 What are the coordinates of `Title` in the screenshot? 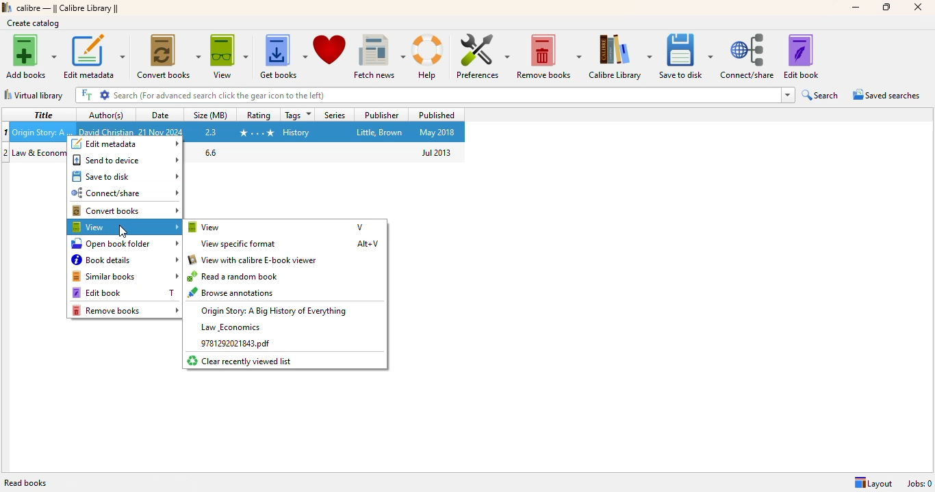 It's located at (40, 153).